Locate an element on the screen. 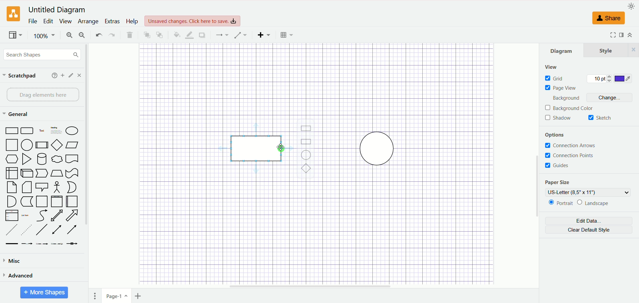 The width and height of the screenshot is (639, 303). Fullscreen is located at coordinates (611, 35).